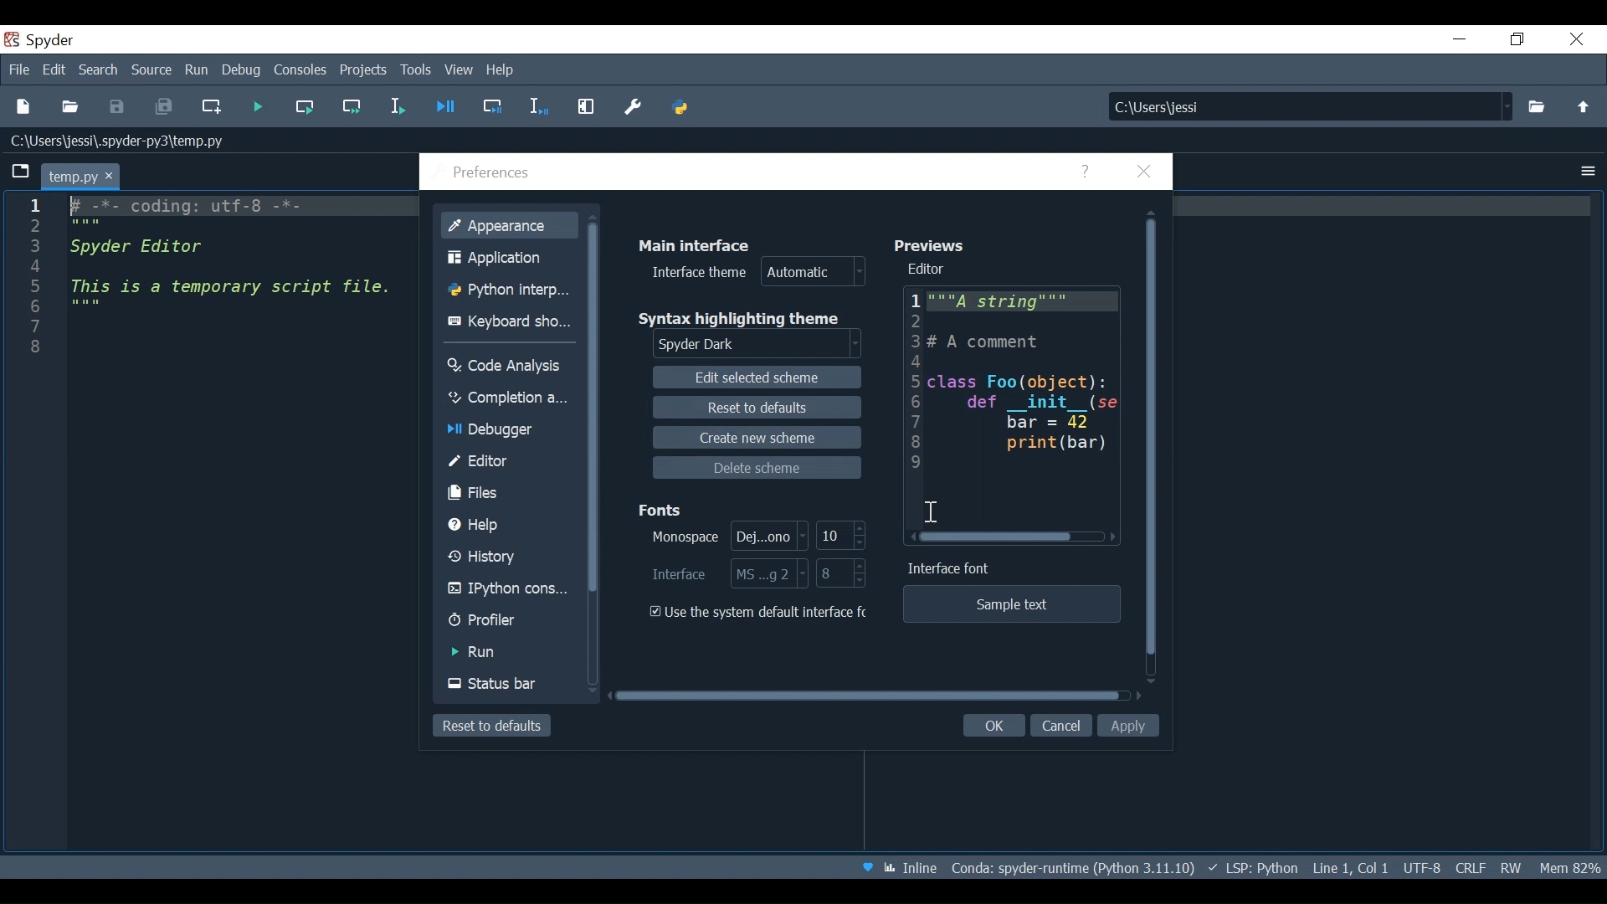 Image resolution: width=1607 pixels, height=904 pixels. I want to click on Browse Tabs, so click(22, 172).